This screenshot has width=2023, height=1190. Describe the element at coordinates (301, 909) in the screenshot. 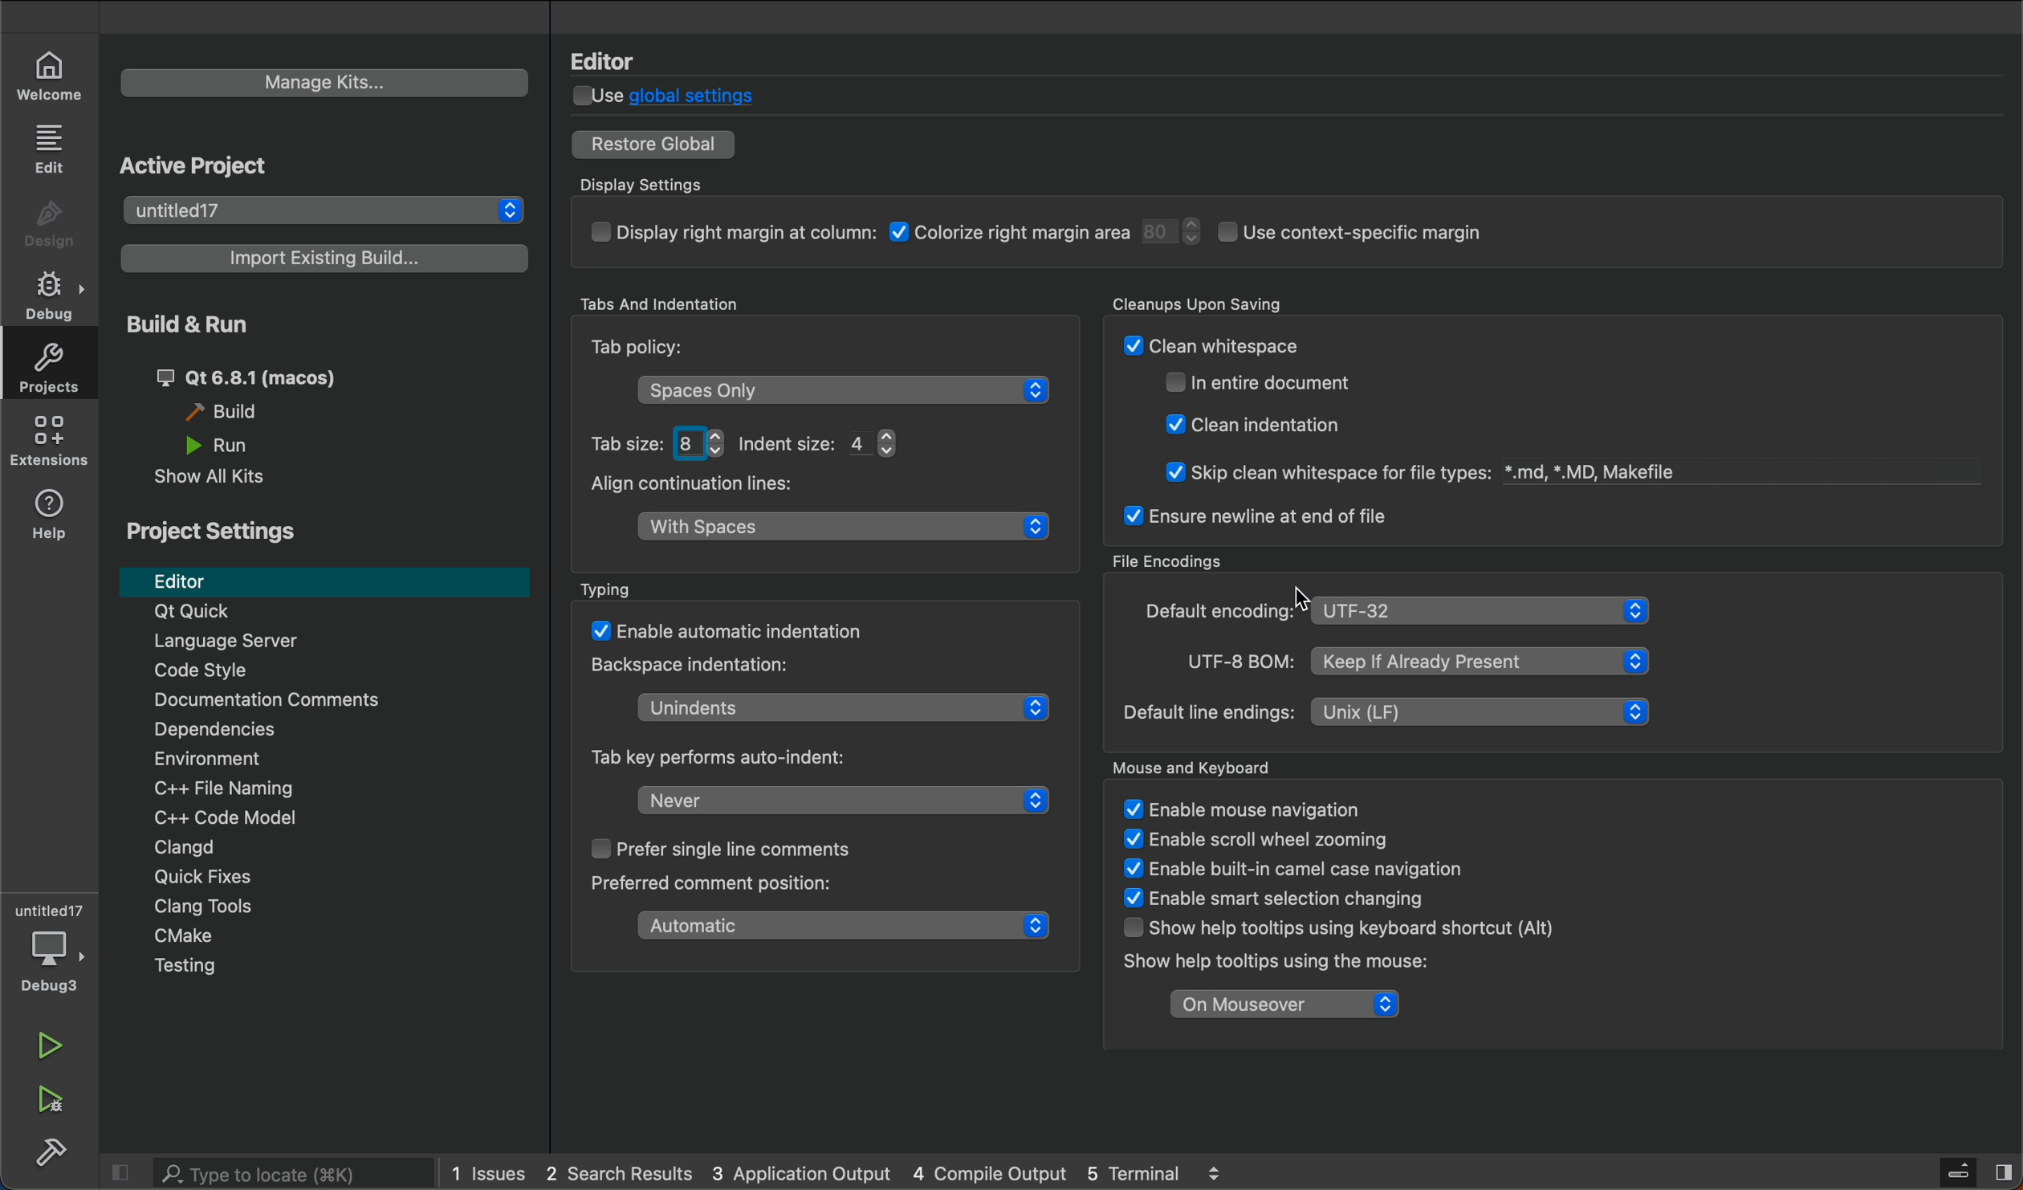

I see `Clang Tools` at that location.